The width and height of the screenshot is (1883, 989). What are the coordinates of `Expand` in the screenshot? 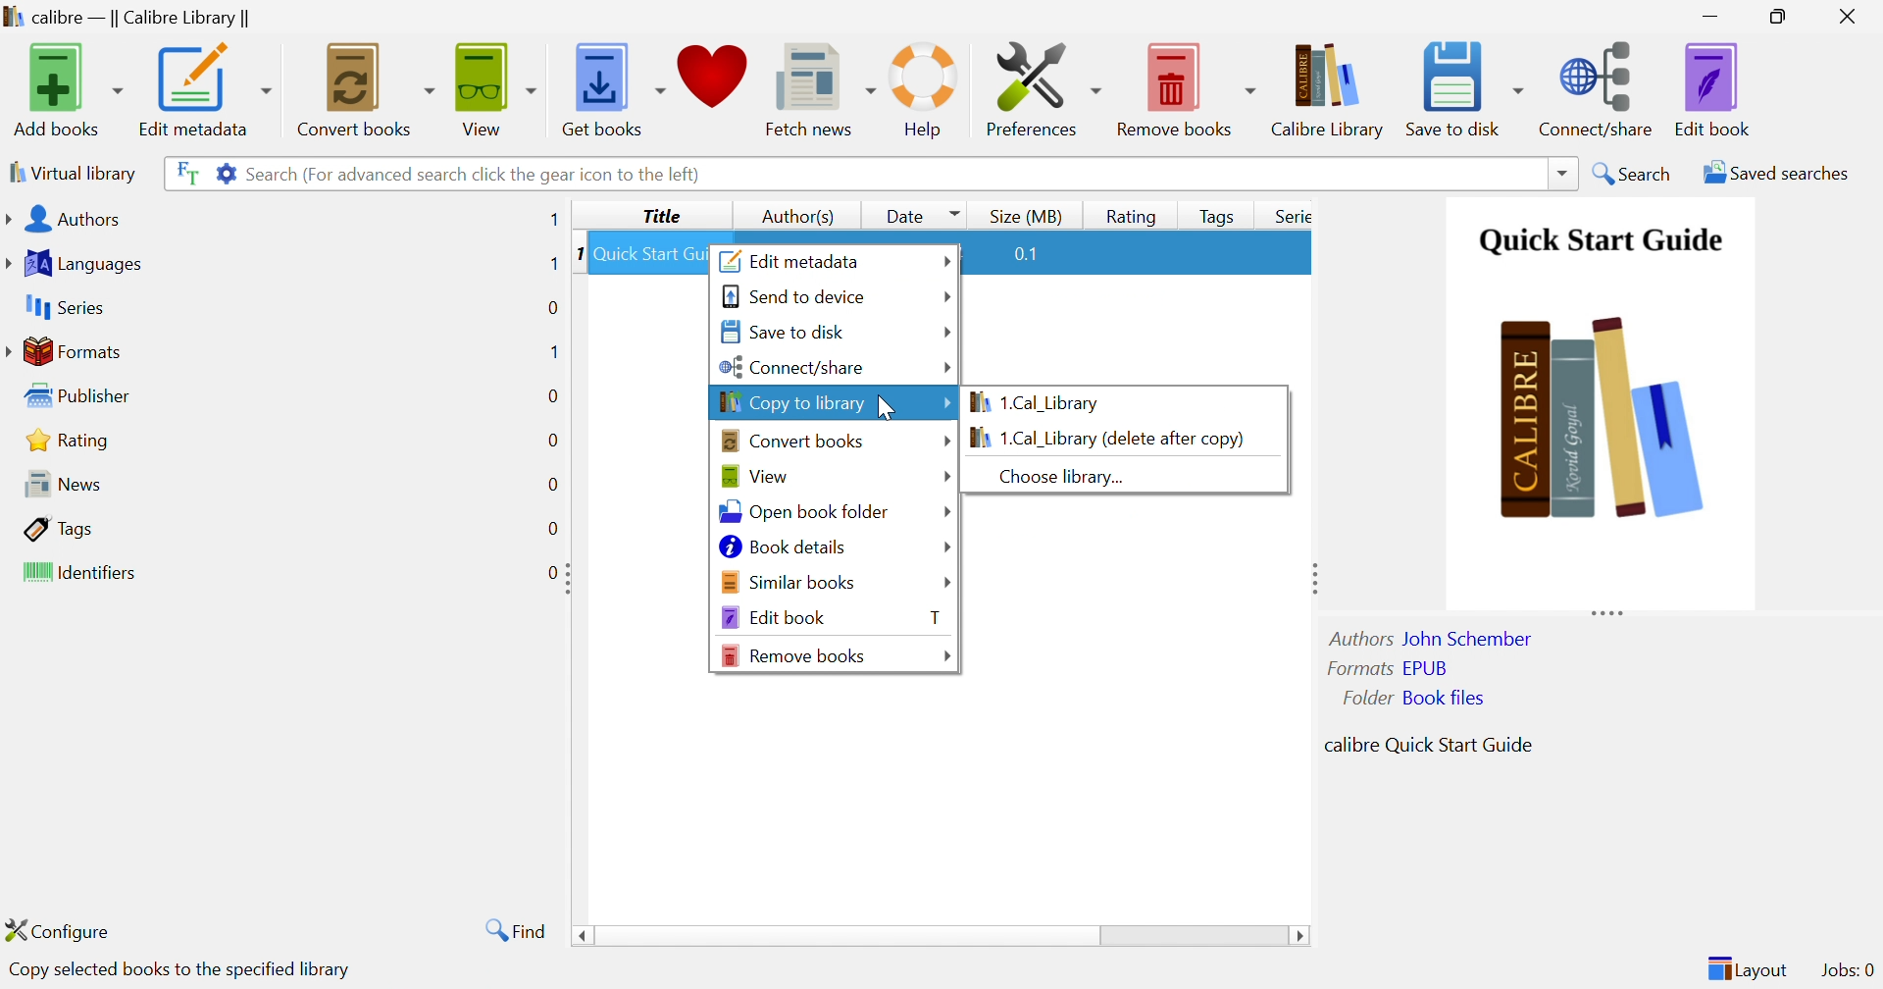 It's located at (1606, 612).